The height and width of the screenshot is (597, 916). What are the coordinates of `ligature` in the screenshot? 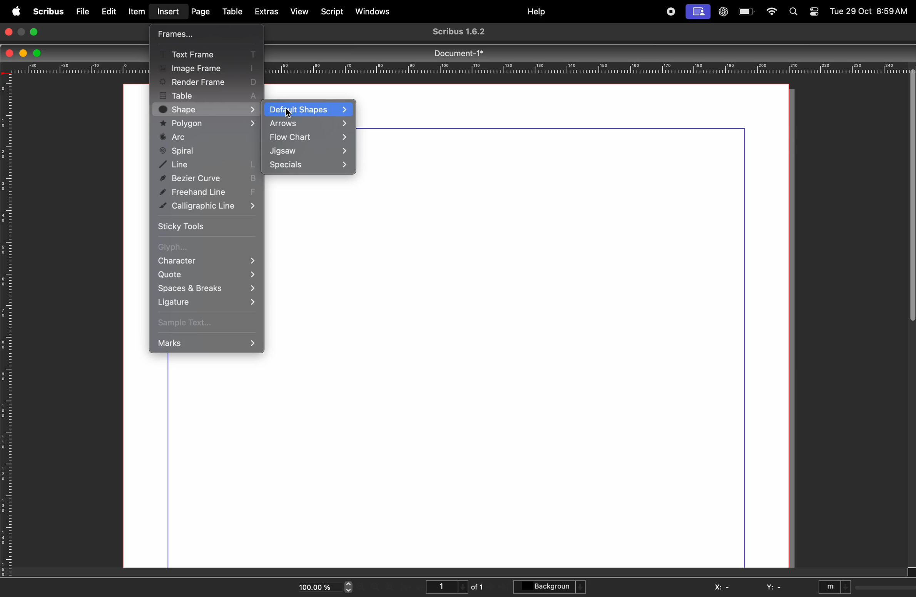 It's located at (204, 302).